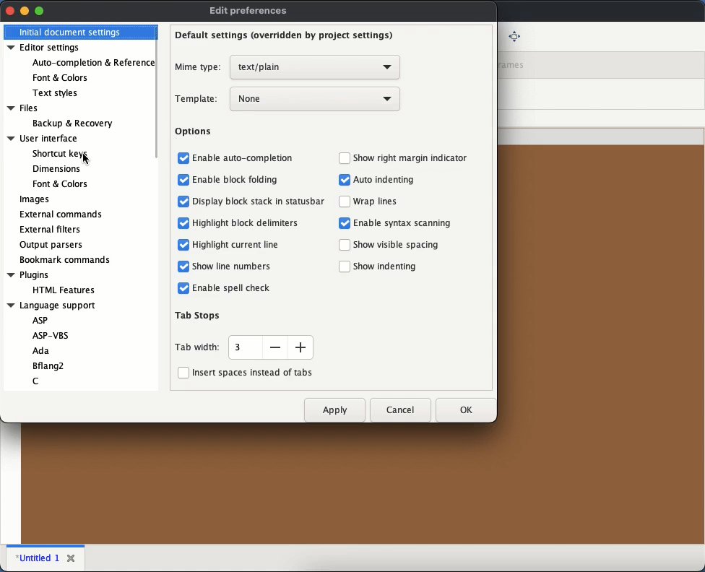 Image resolution: width=705 pixels, height=572 pixels. I want to click on Show indenting, so click(388, 266).